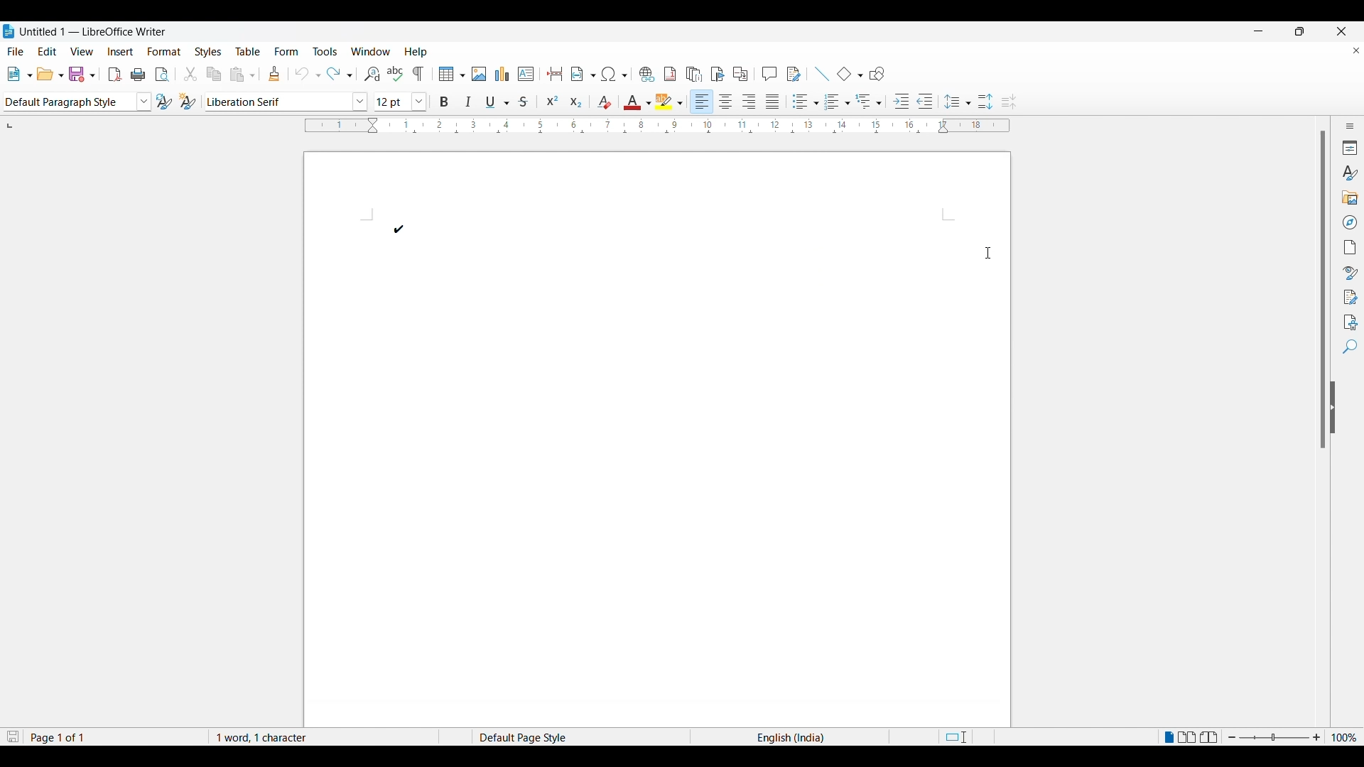 The image size is (1364, 767). Describe the element at coordinates (371, 50) in the screenshot. I see `Window` at that location.